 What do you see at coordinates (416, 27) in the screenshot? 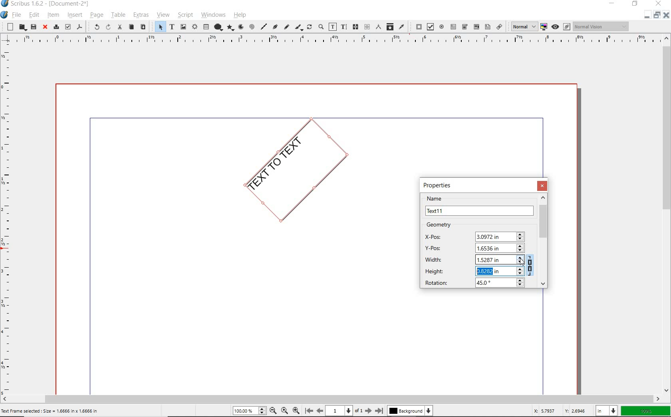
I see `pdf push button` at bounding box center [416, 27].